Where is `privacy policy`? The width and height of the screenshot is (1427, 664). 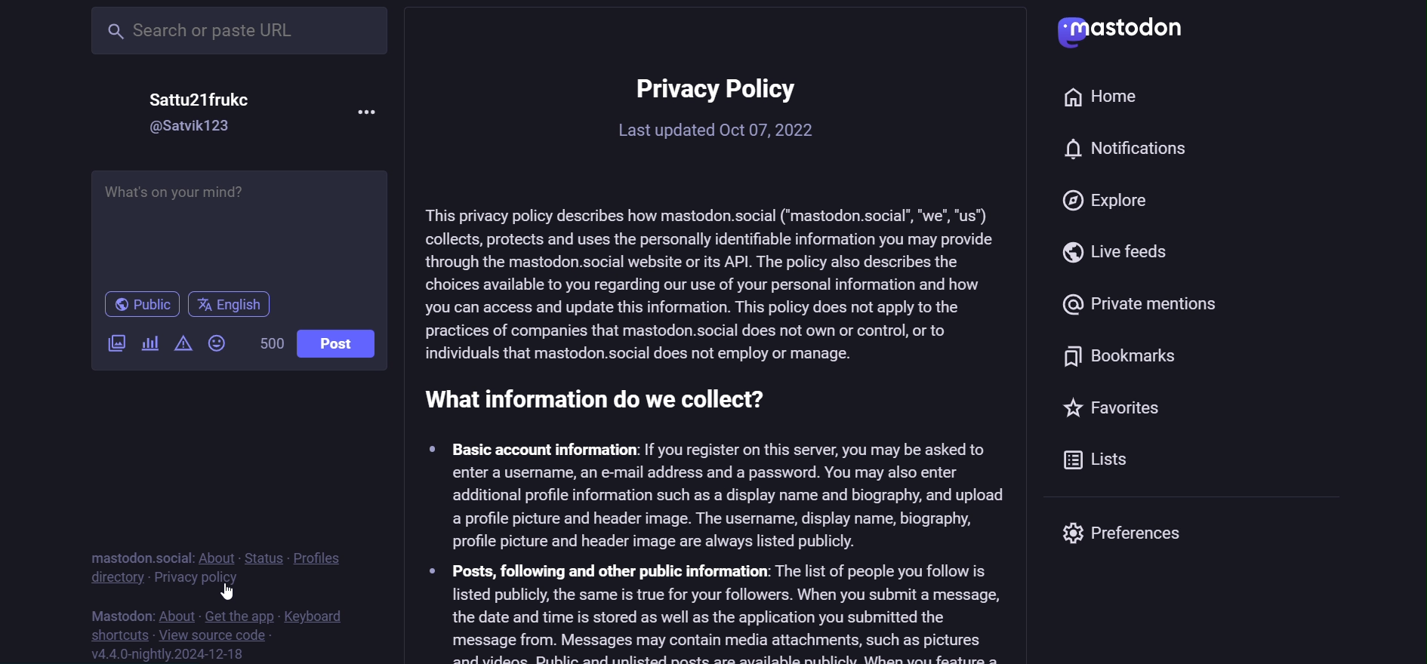
privacy policy is located at coordinates (199, 579).